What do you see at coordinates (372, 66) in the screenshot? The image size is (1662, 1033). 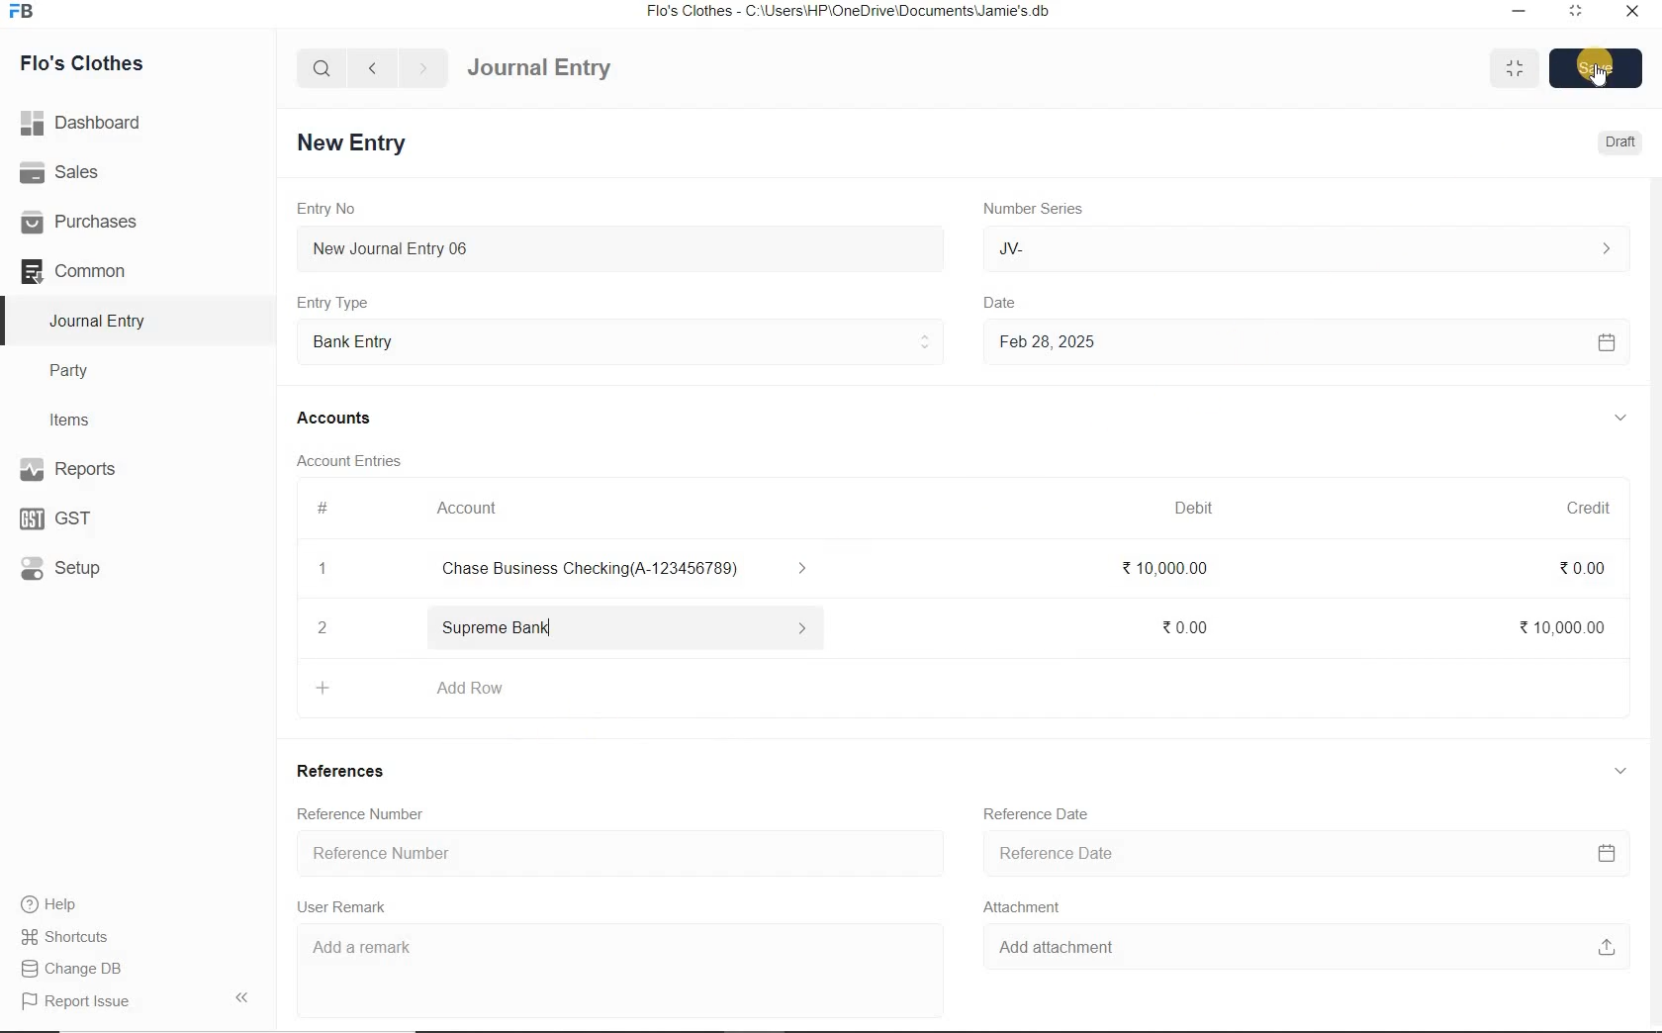 I see `back` at bounding box center [372, 66].